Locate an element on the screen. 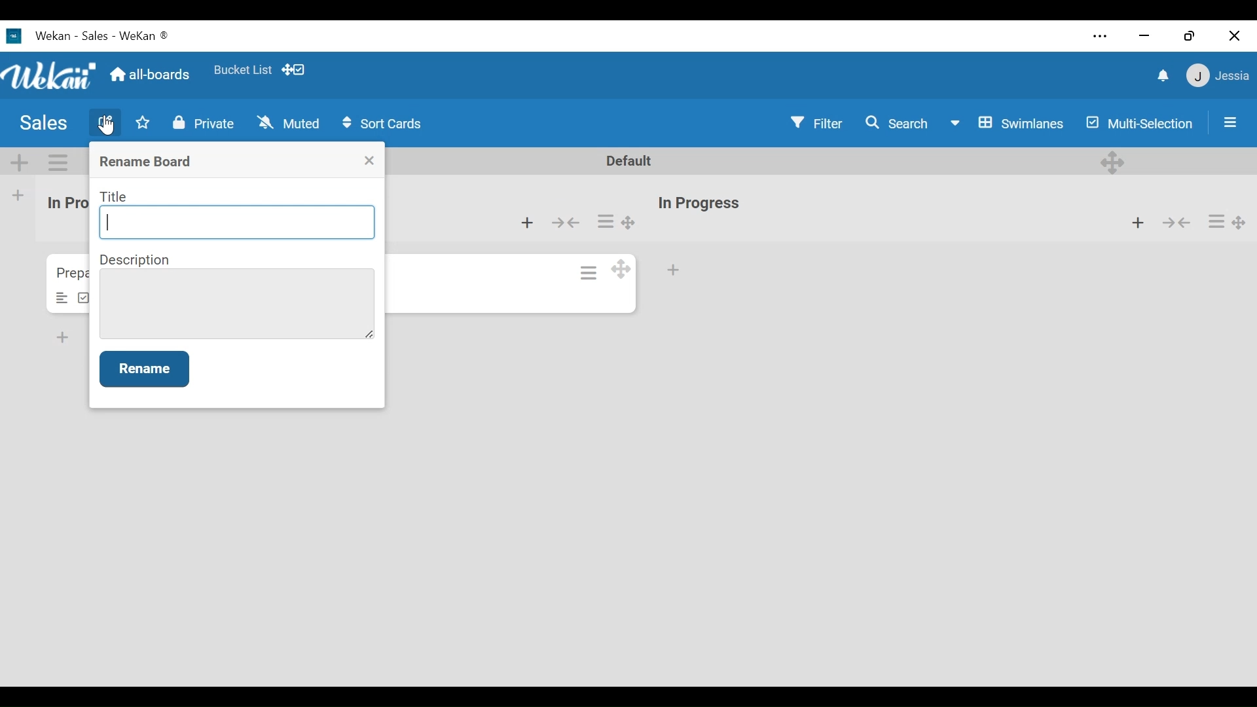 Image resolution: width=1257 pixels, height=707 pixels. Rename Board is located at coordinates (147, 162).